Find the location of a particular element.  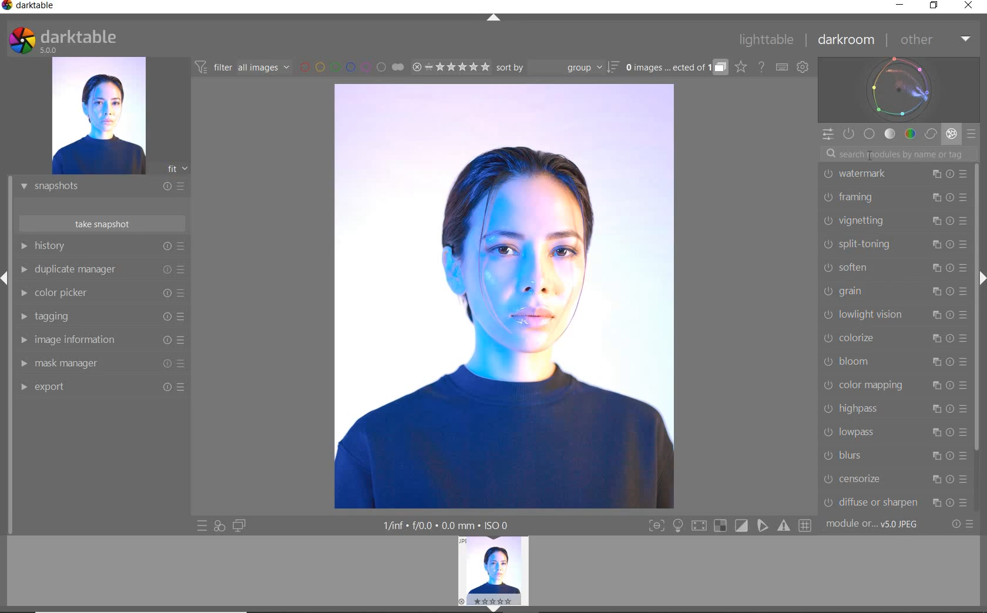

Button is located at coordinates (720, 526).